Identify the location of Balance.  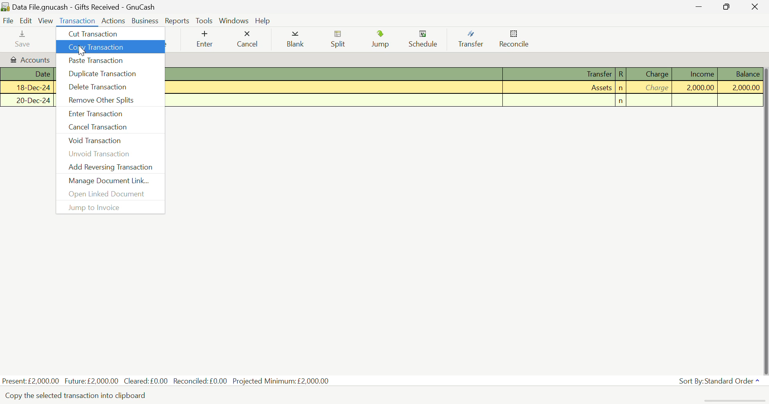
(740, 87).